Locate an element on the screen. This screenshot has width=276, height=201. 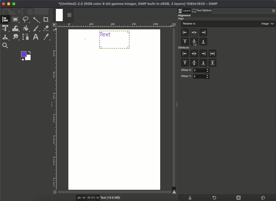
Distribute horizontal centers is located at coordinates (194, 54).